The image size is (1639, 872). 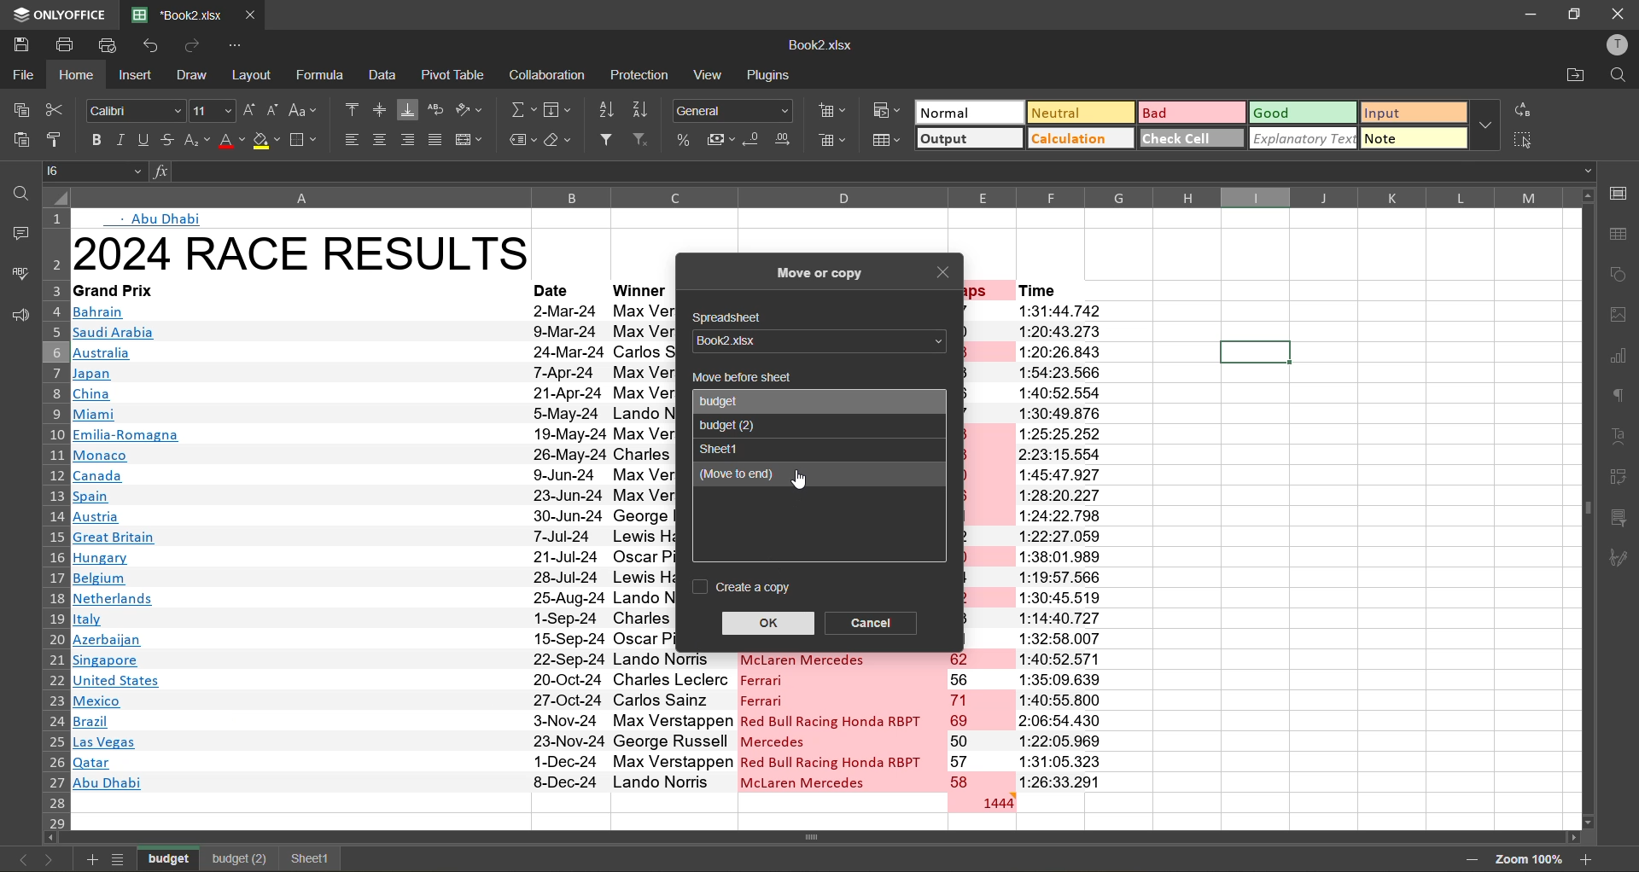 I want to click on quick print, so click(x=109, y=44).